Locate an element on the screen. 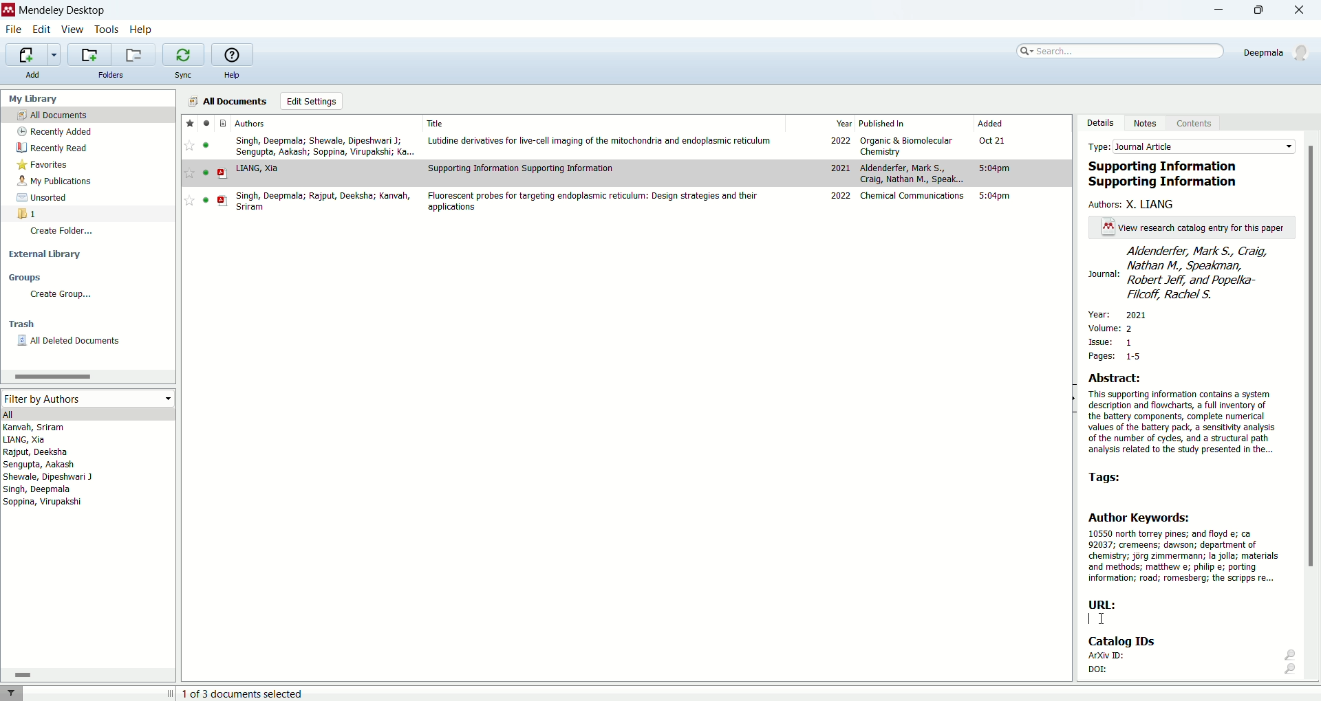 The image size is (1321, 701). view research catalog entry for this paper is located at coordinates (1188, 227).